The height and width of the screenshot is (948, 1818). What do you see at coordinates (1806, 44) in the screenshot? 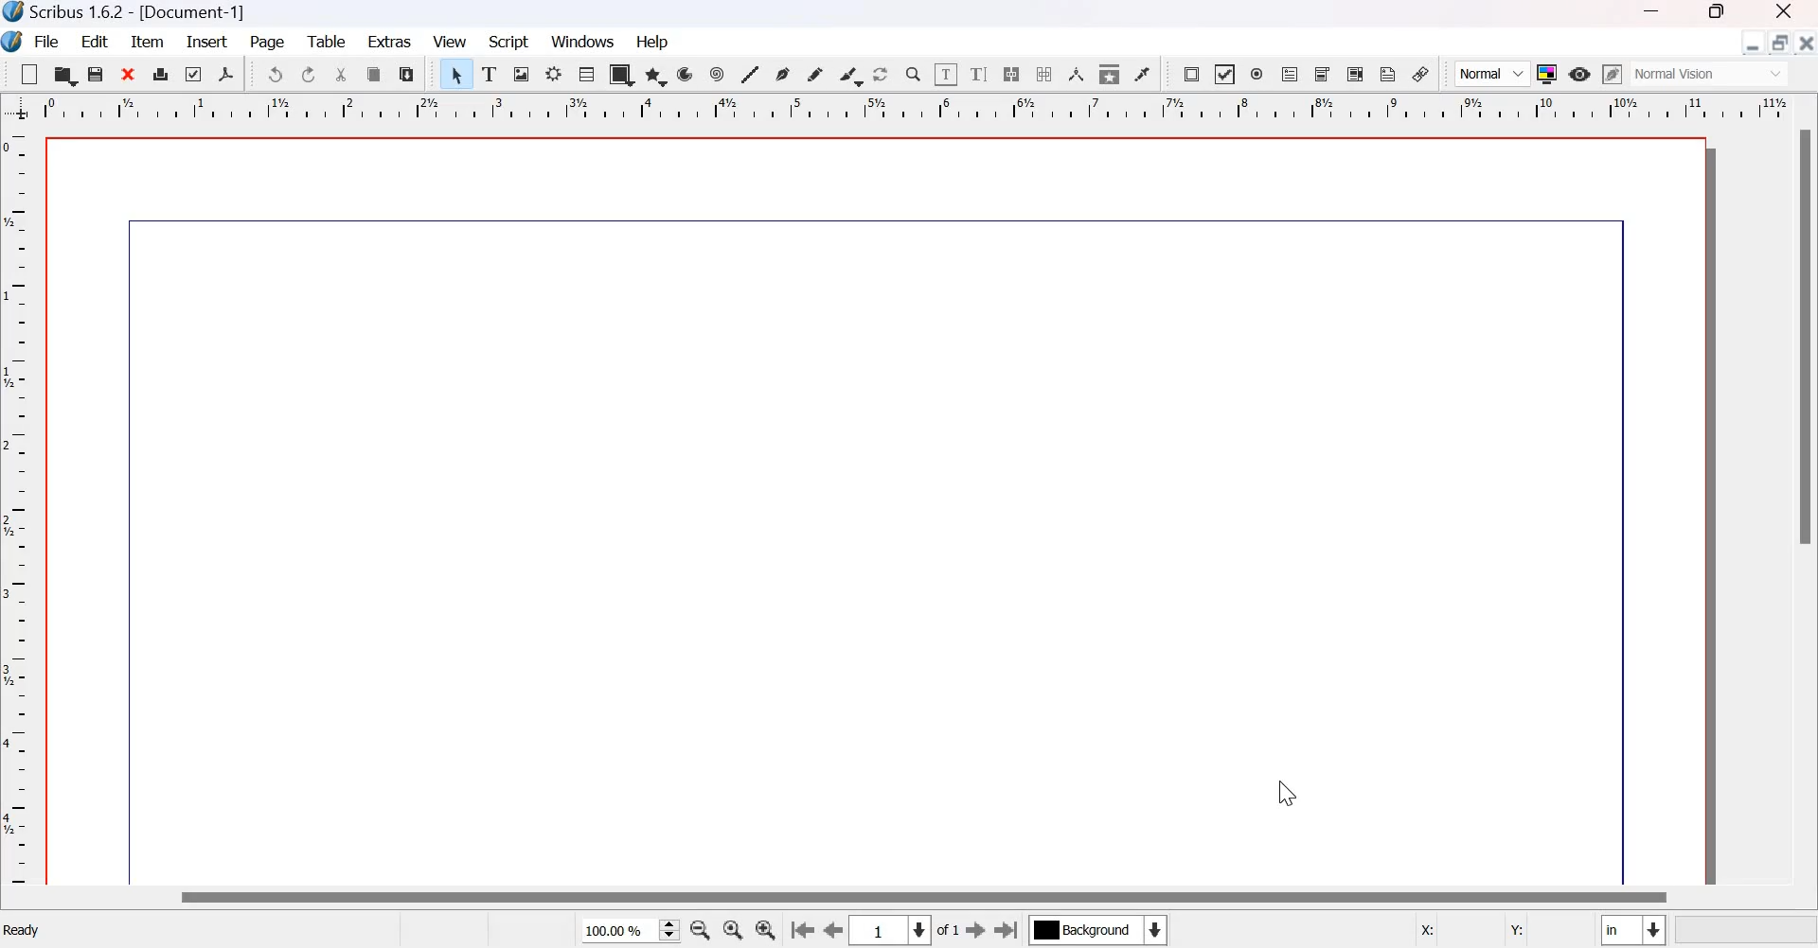
I see ` close` at bounding box center [1806, 44].